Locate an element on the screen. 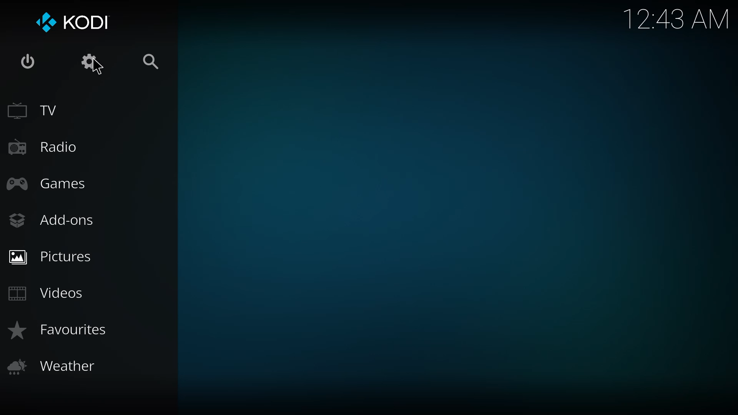 The image size is (738, 415). add-ons is located at coordinates (55, 218).